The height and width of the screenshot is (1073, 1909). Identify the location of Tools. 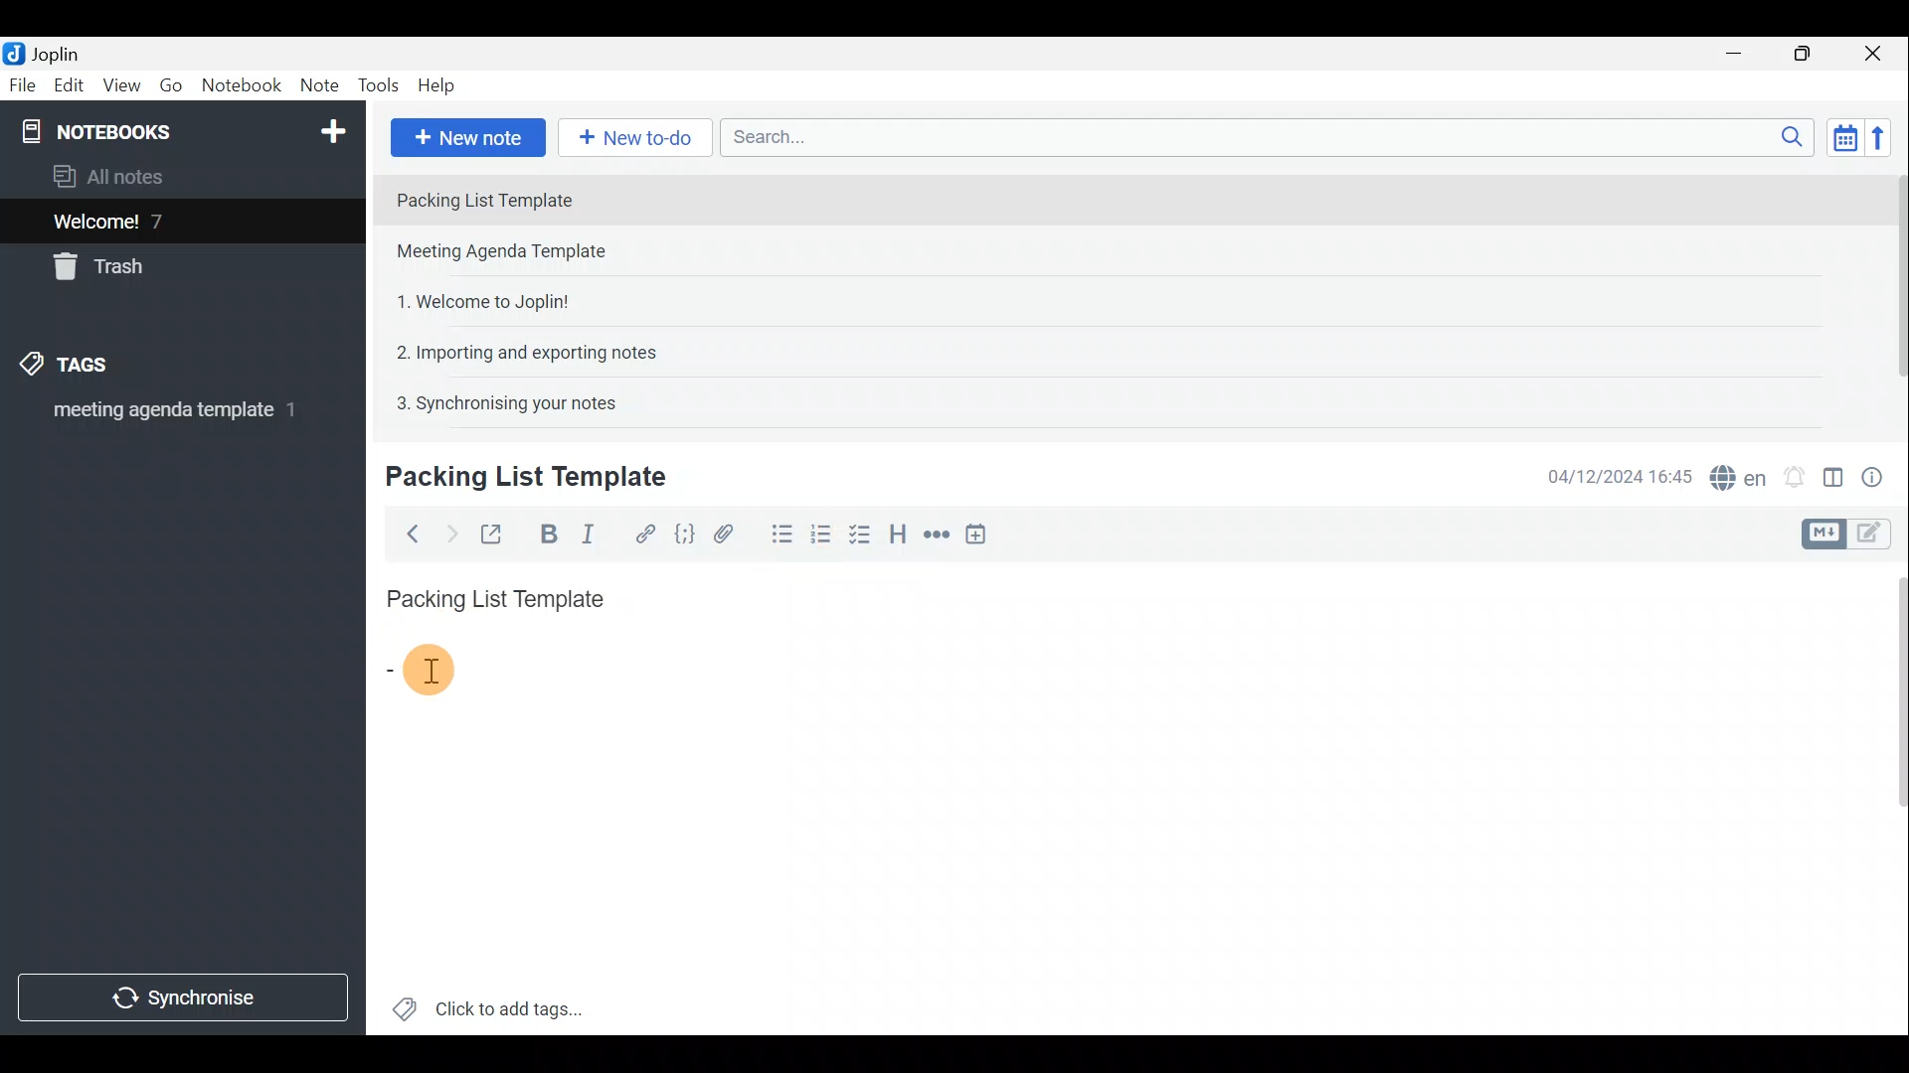
(381, 86).